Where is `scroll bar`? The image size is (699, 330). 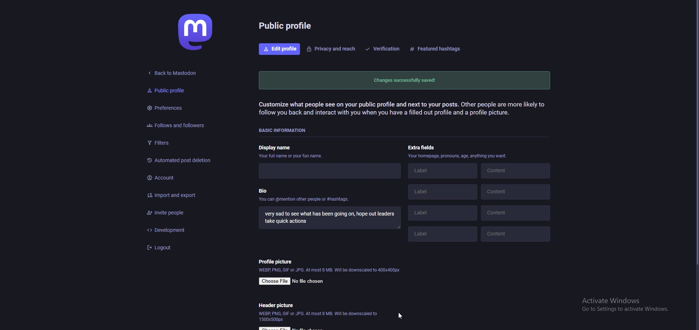
scroll bar is located at coordinates (696, 144).